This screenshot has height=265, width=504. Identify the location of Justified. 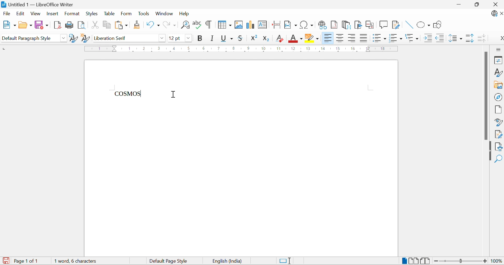
(363, 38).